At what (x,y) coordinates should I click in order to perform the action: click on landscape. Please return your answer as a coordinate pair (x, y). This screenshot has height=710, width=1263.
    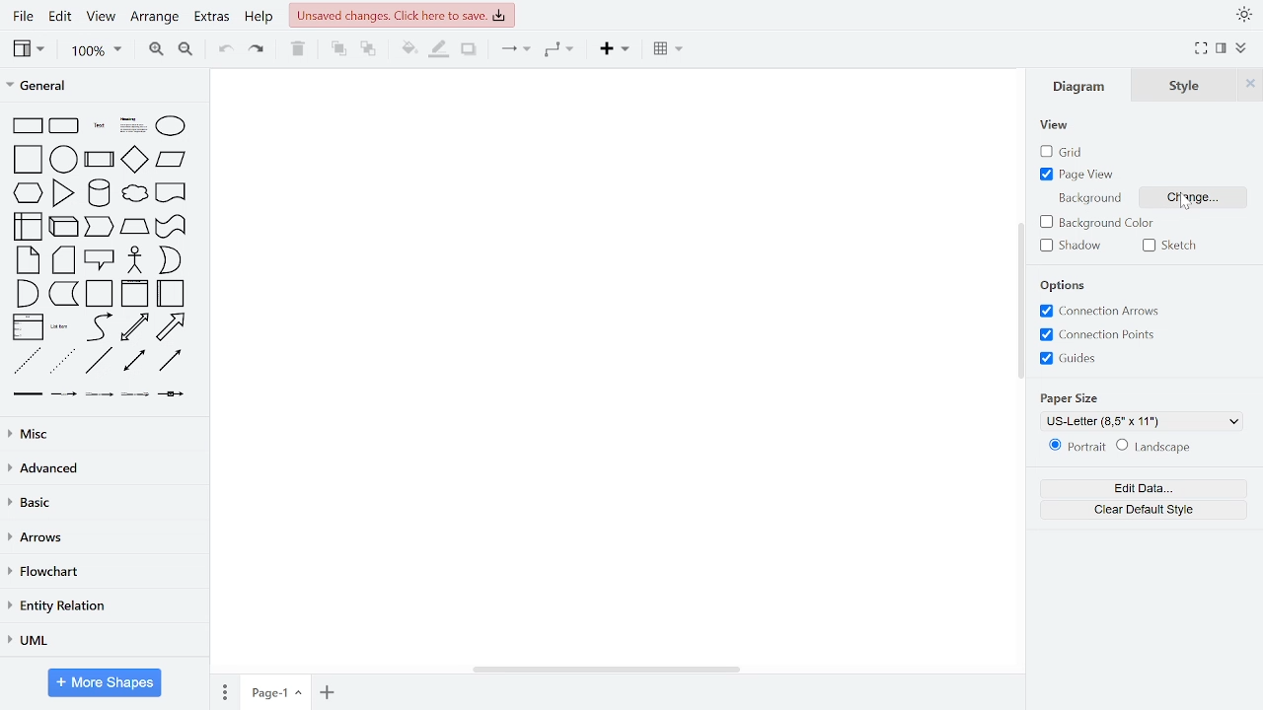
    Looking at the image, I should click on (1155, 447).